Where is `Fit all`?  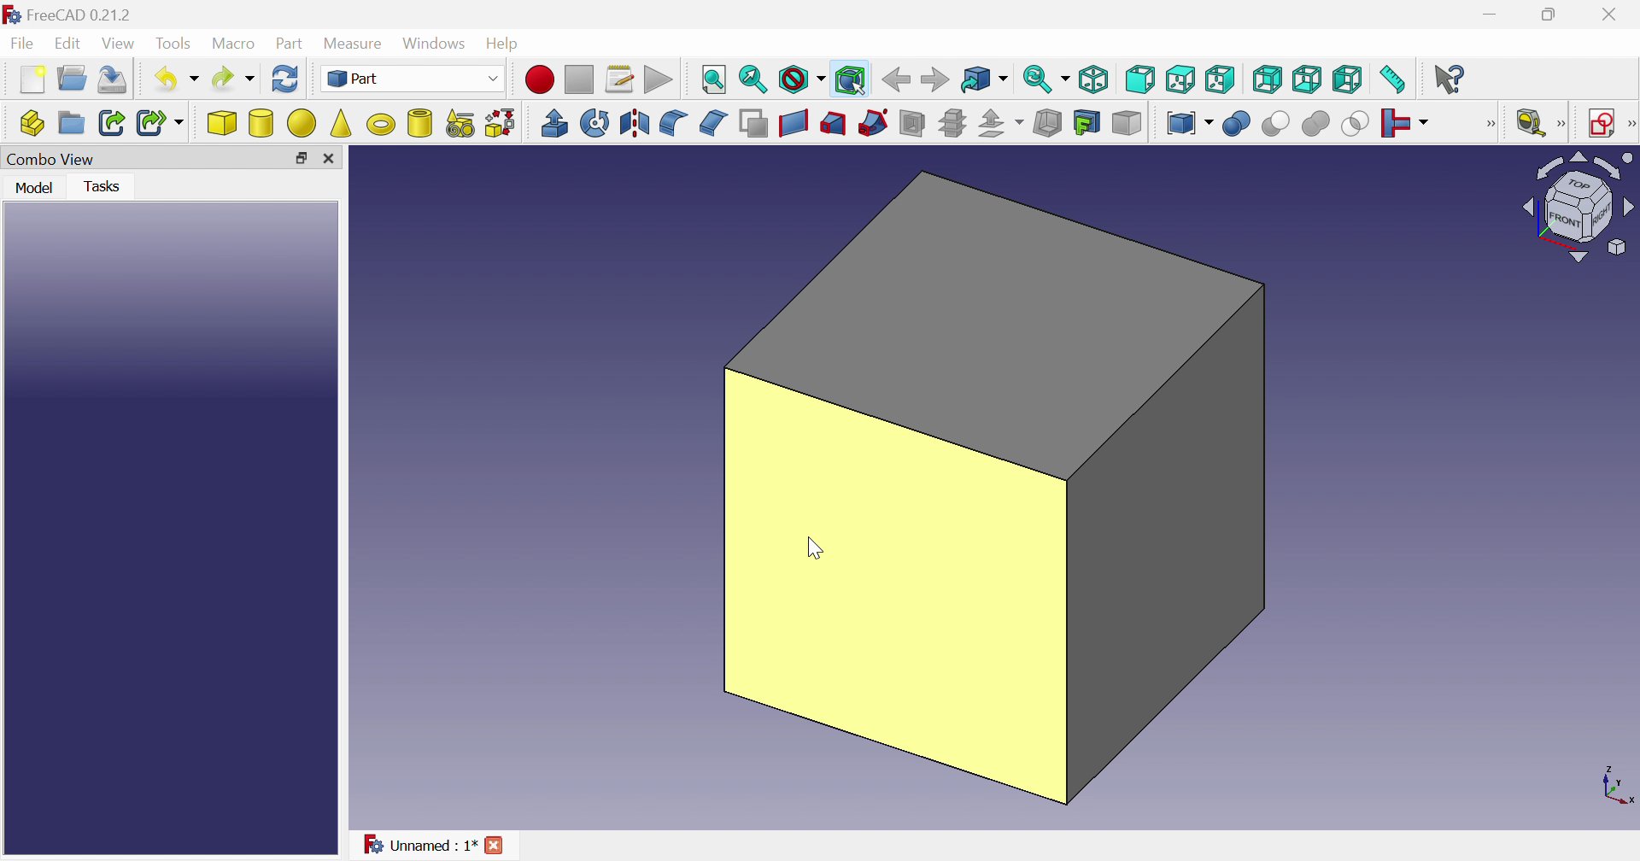
Fit all is located at coordinates (712, 80).